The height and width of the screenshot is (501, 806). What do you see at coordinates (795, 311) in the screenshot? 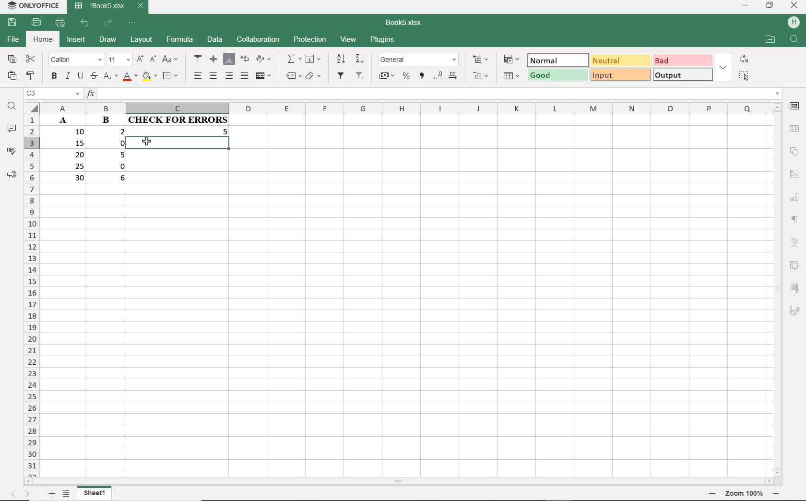
I see `` at bounding box center [795, 311].